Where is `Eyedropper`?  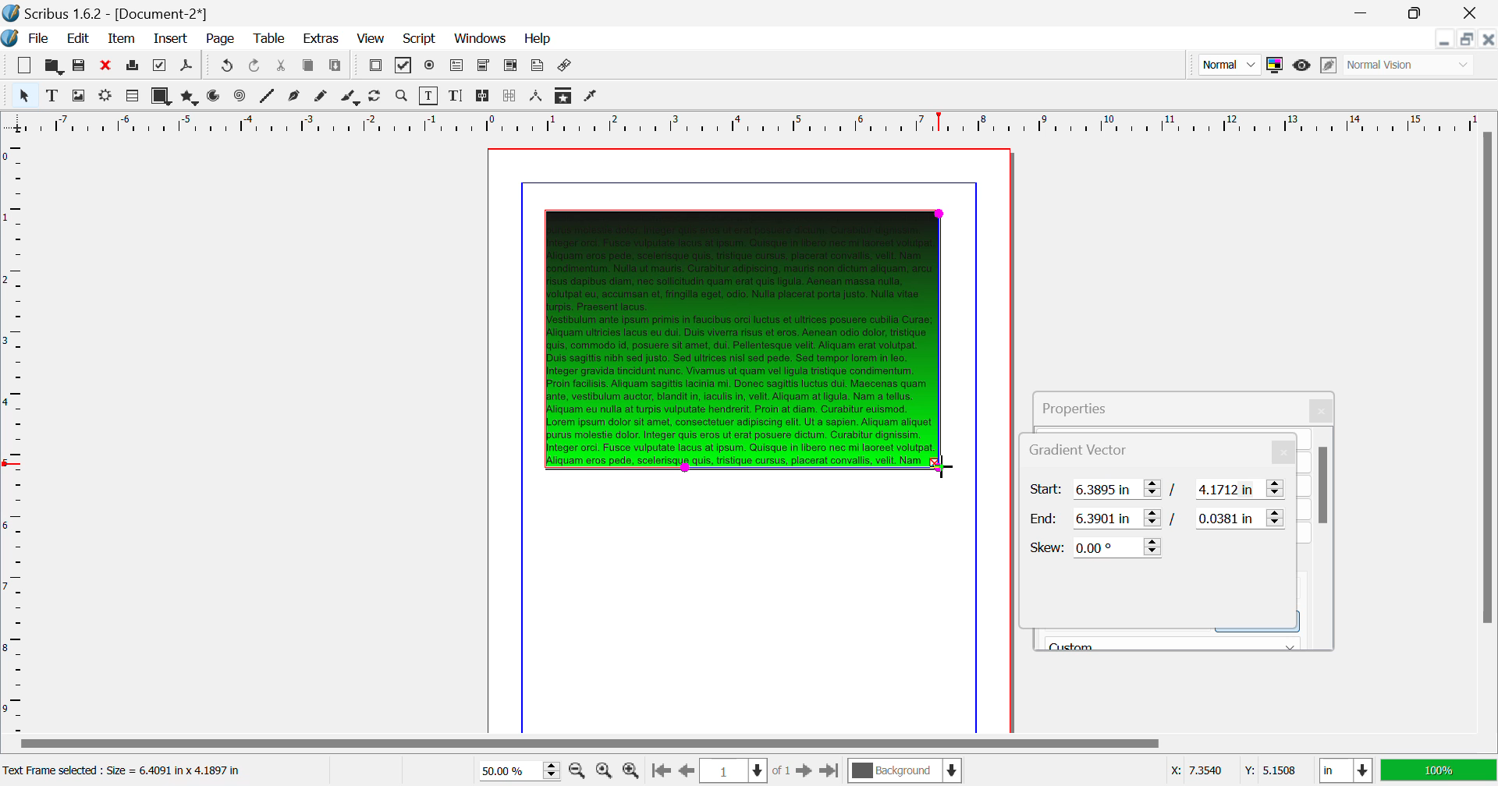
Eyedropper is located at coordinates (591, 97).